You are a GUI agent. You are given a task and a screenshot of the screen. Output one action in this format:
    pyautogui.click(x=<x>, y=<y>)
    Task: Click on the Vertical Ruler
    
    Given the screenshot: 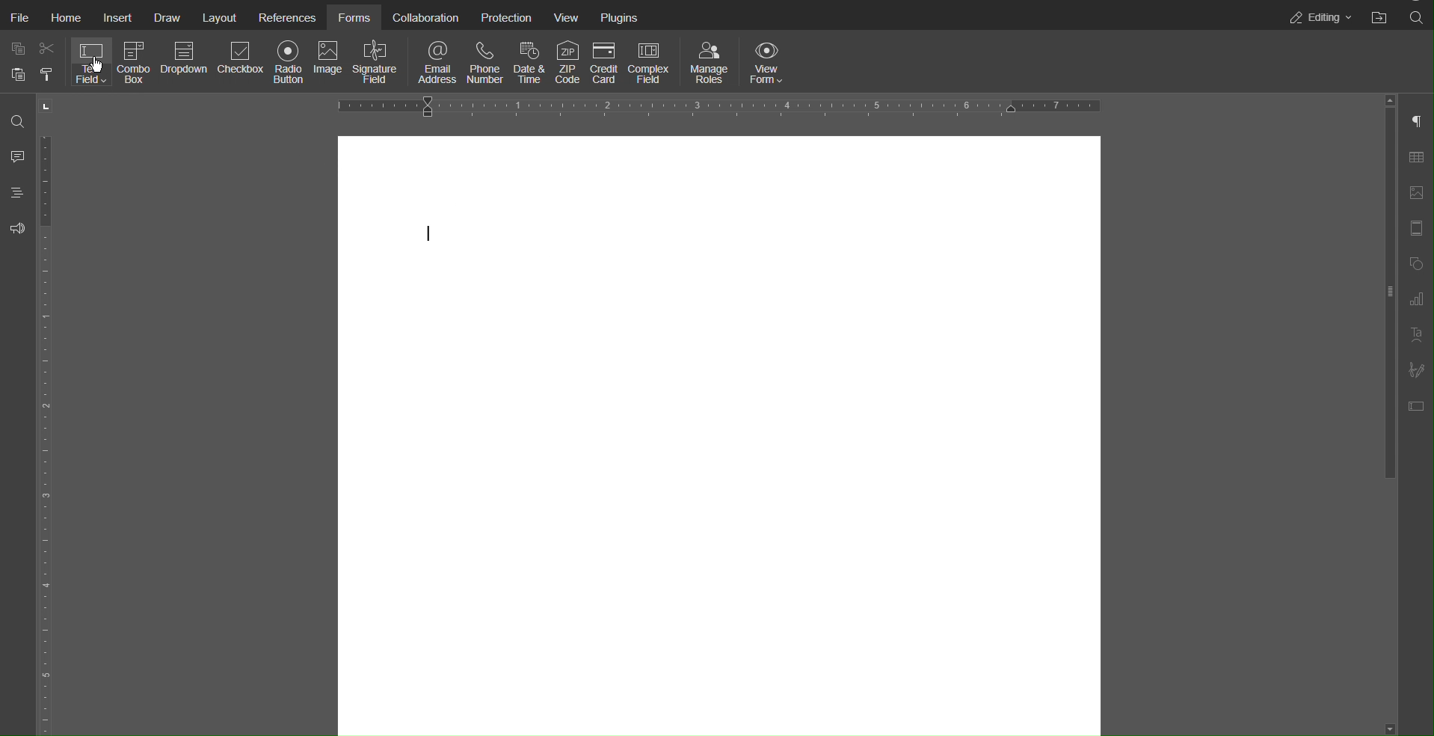 What is the action you would take?
    pyautogui.click(x=47, y=414)
    